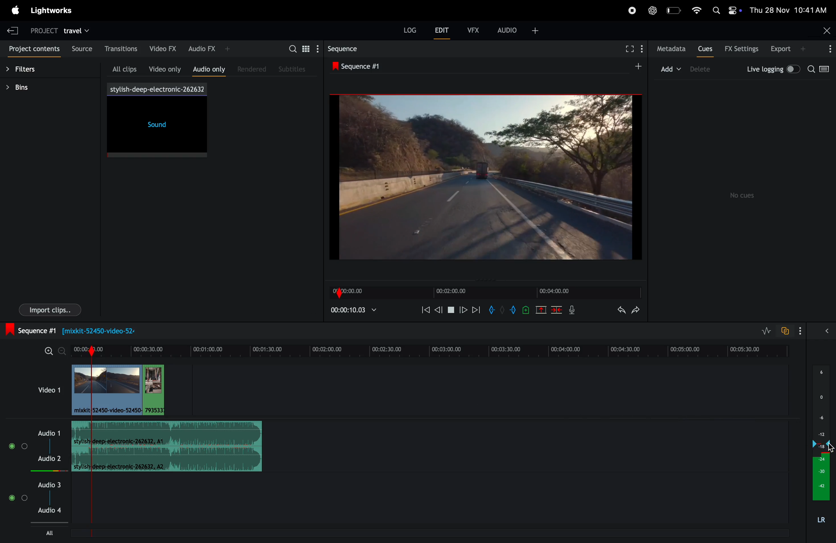 This screenshot has width=836, height=543. What do you see at coordinates (743, 195) in the screenshot?
I see `no cues` at bounding box center [743, 195].